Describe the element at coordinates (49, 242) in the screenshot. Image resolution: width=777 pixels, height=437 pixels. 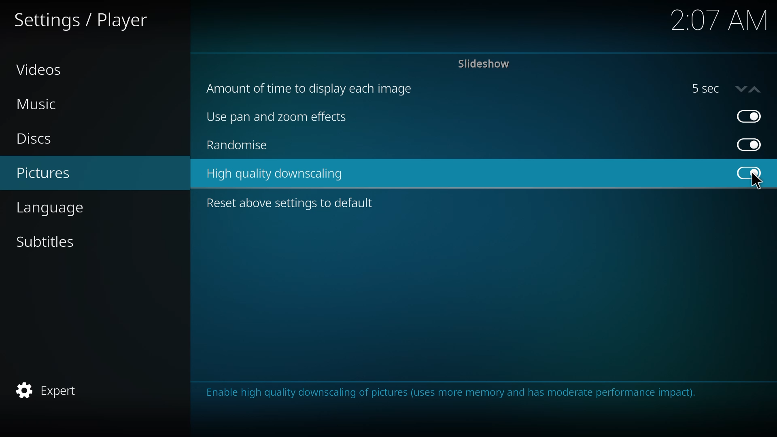
I see `subtitles` at that location.